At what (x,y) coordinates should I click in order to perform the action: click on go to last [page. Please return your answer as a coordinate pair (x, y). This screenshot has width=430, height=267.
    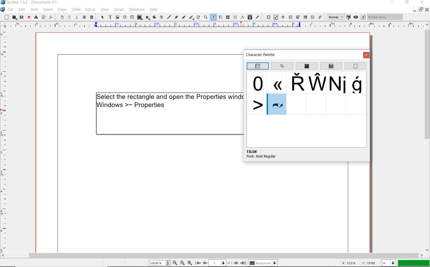
    Looking at the image, I should click on (243, 263).